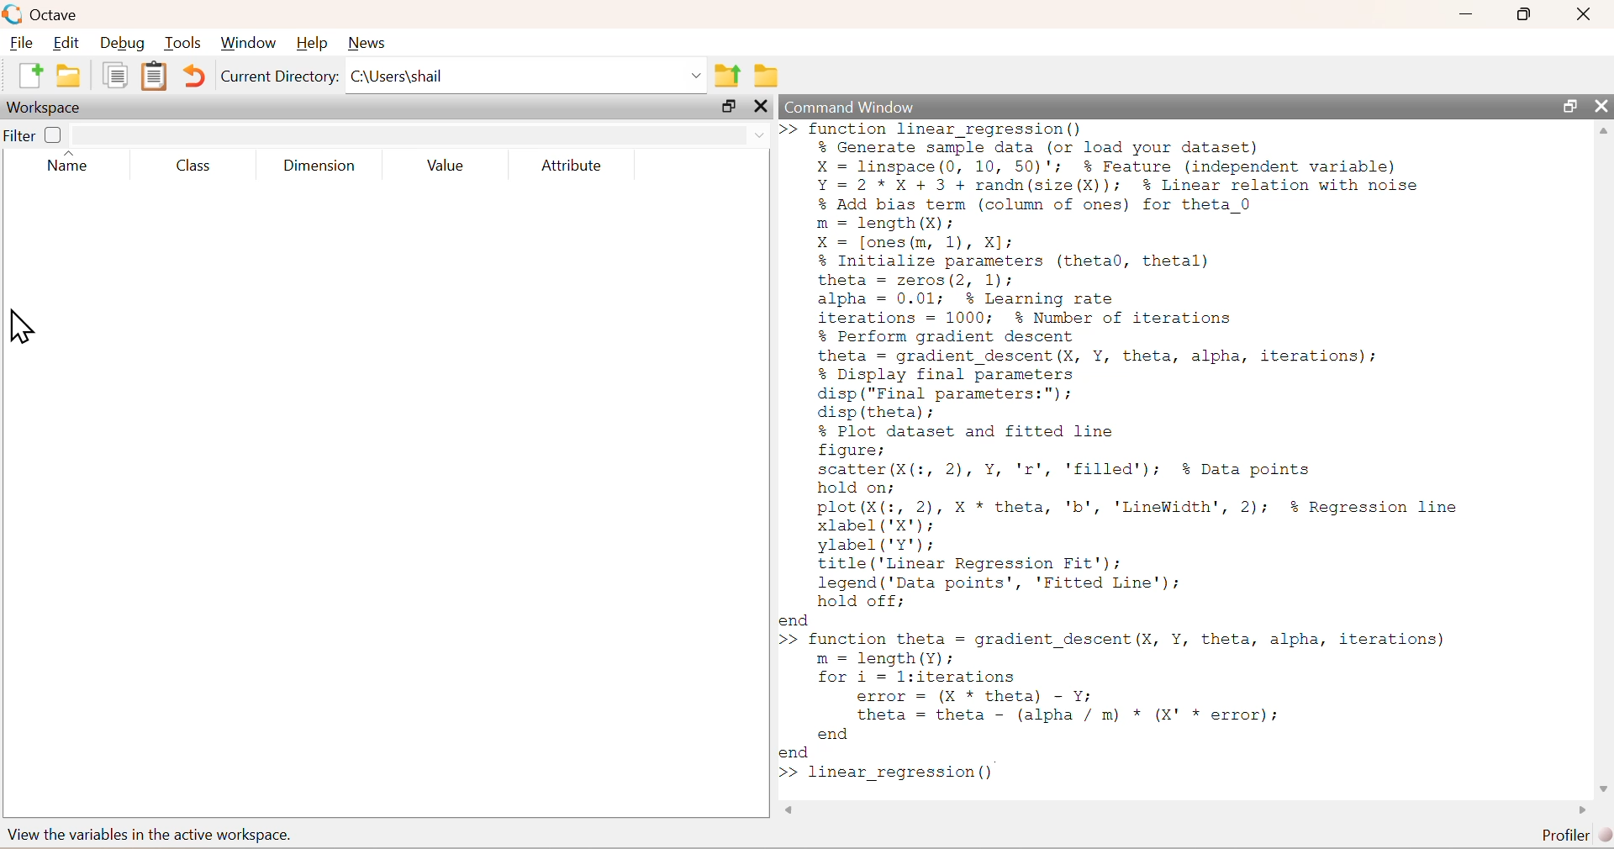  Describe the element at coordinates (55, 15) in the screenshot. I see `Octave` at that location.